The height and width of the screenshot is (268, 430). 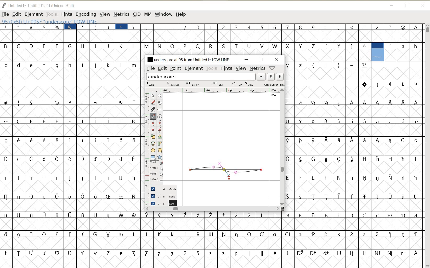 What do you see at coordinates (160, 103) in the screenshot?
I see `scroll by hand` at bounding box center [160, 103].